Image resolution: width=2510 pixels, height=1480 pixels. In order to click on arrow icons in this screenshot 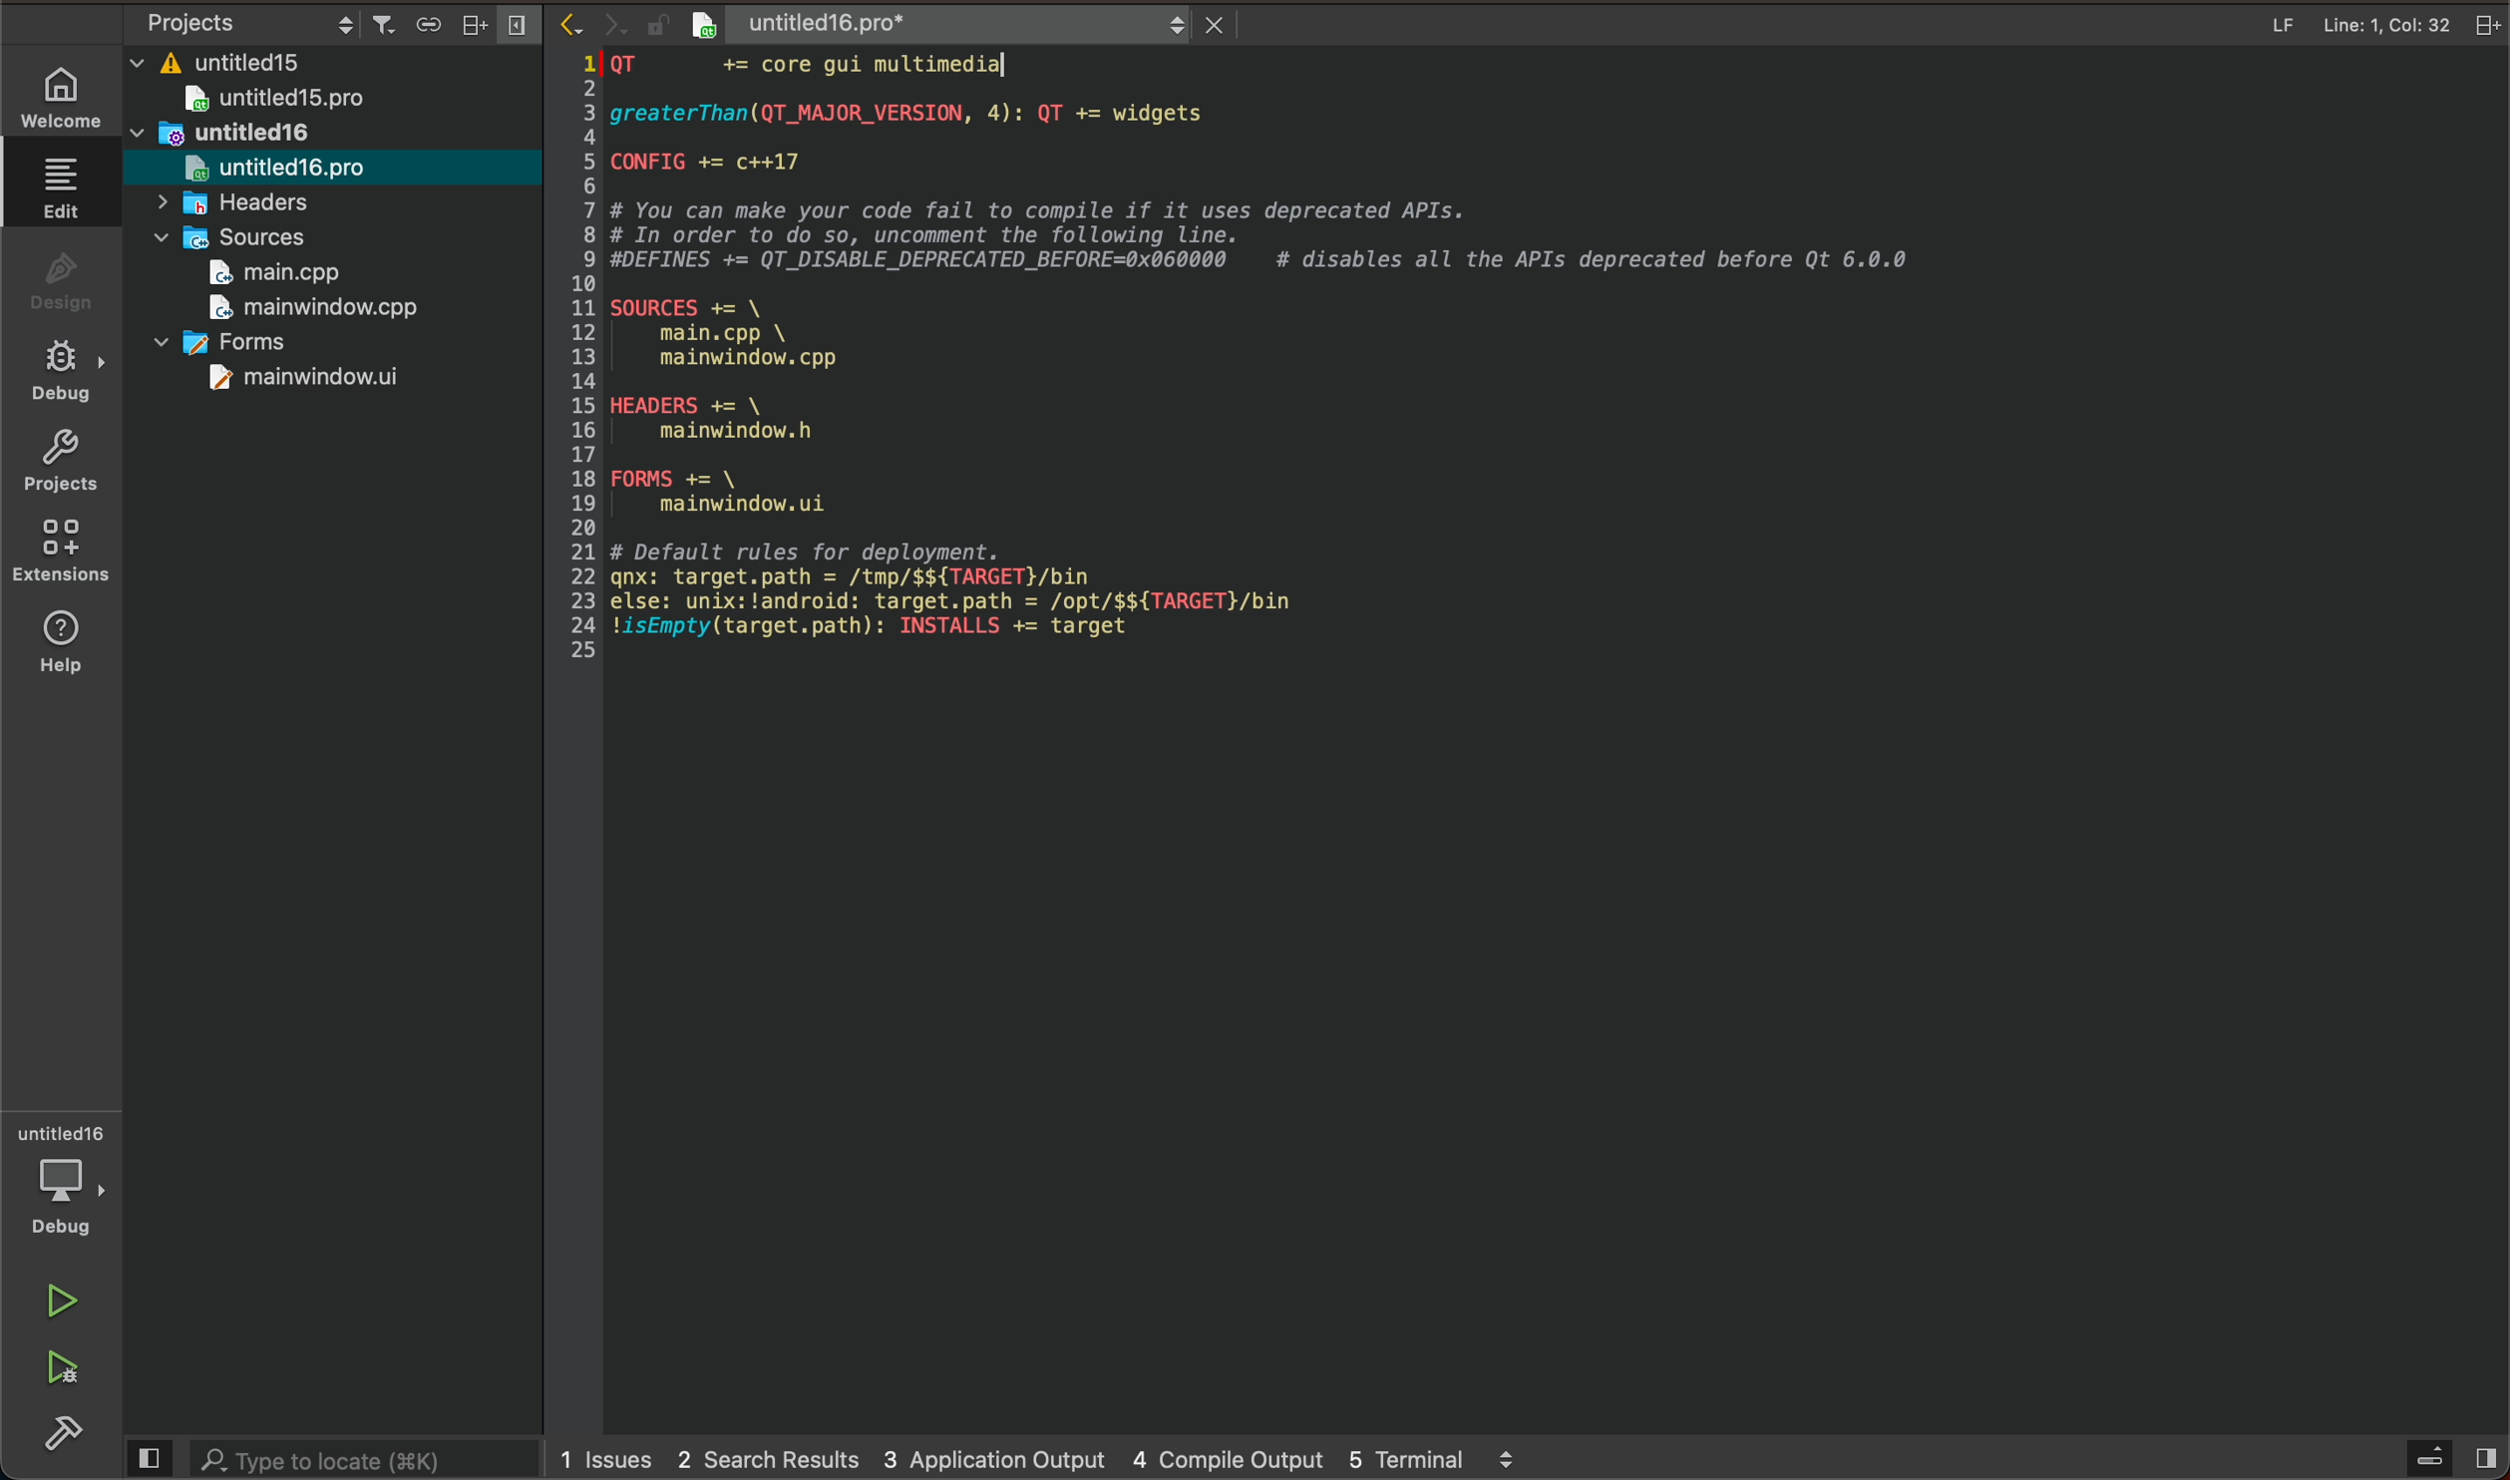, I will do `click(589, 23)`.